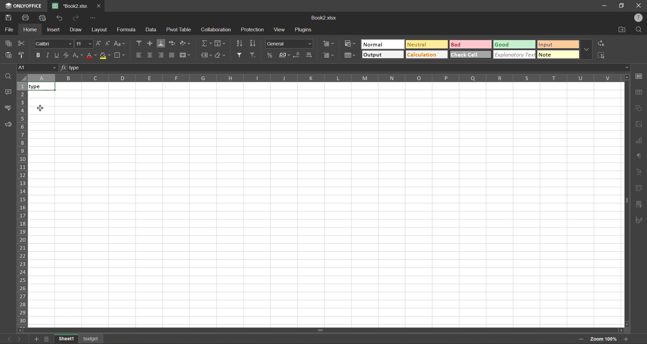 Image resolution: width=647 pixels, height=344 pixels. Describe the element at coordinates (558, 55) in the screenshot. I see `note` at that location.